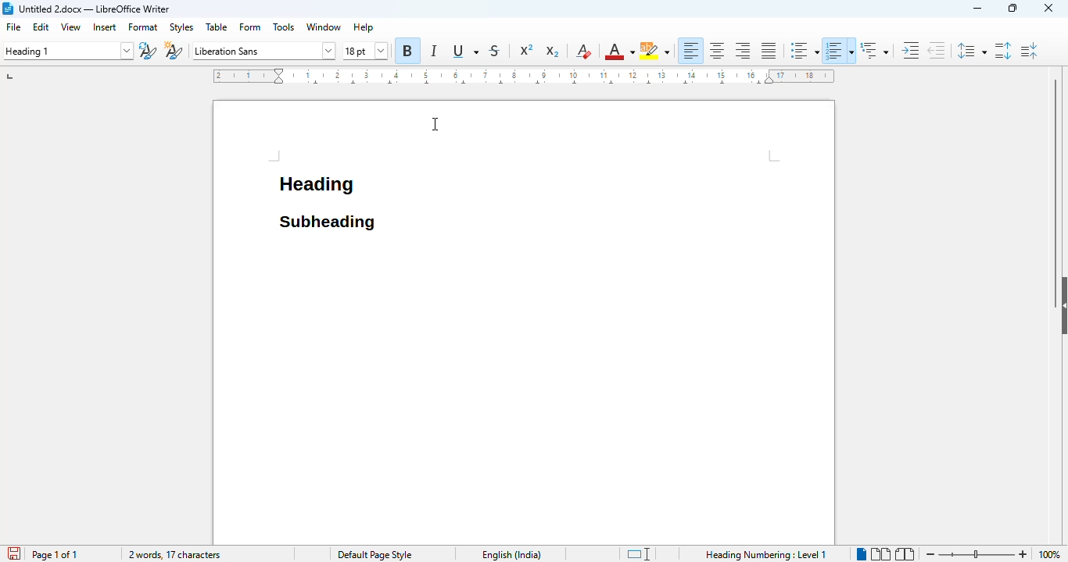 The width and height of the screenshot is (1068, 562). What do you see at coordinates (511, 555) in the screenshot?
I see `text language` at bounding box center [511, 555].